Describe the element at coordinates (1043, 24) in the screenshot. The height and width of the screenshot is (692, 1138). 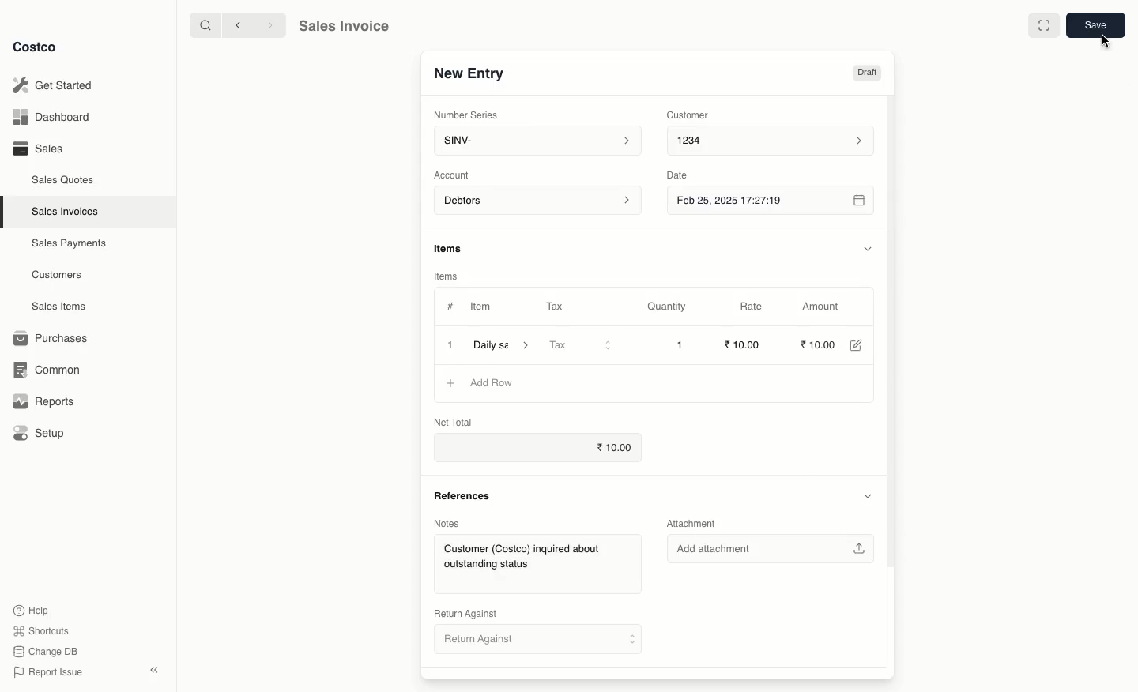
I see `Full width toggle` at that location.